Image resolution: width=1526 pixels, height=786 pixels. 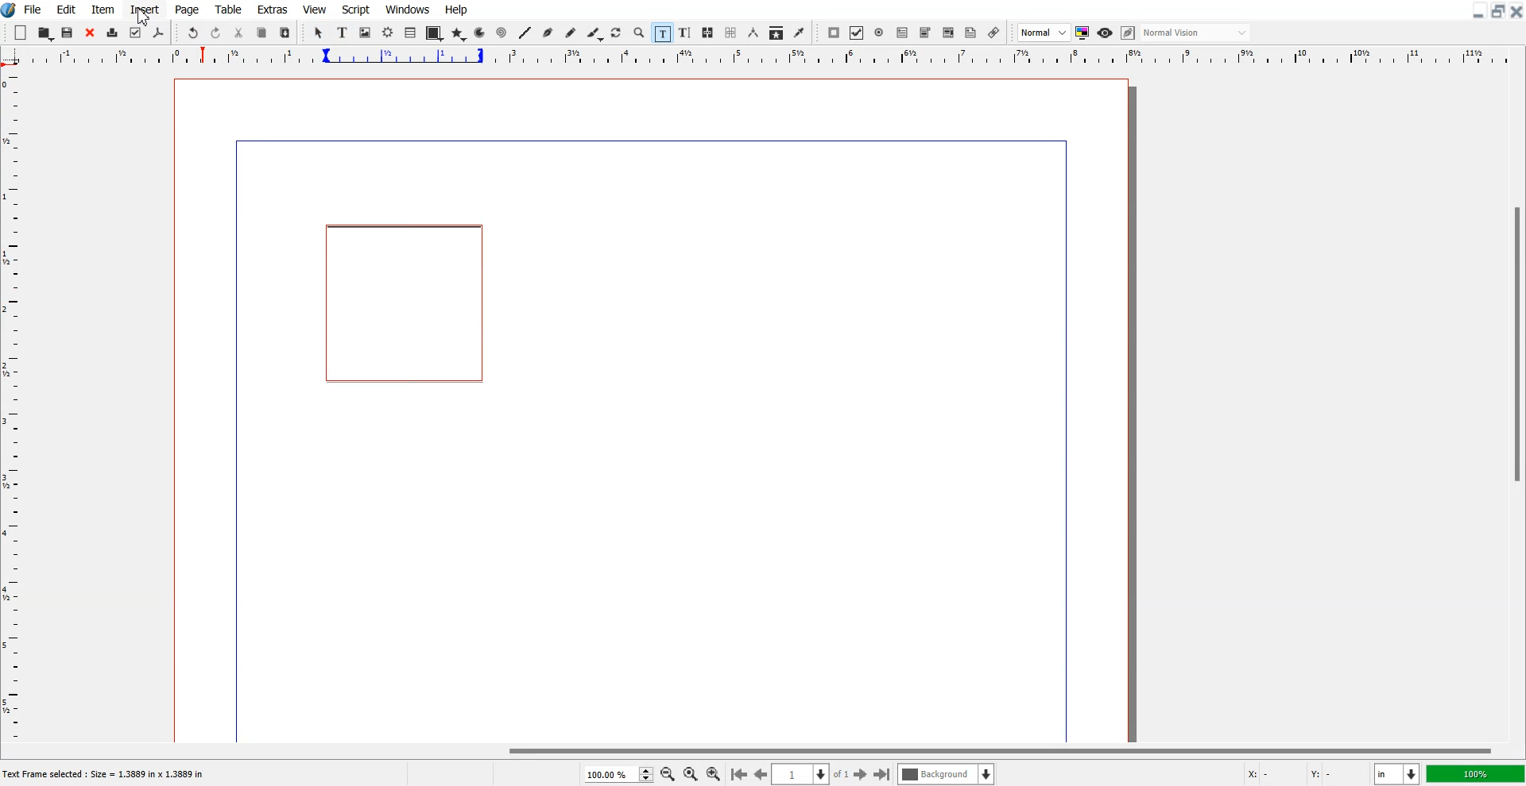 I want to click on margin, so click(x=233, y=444).